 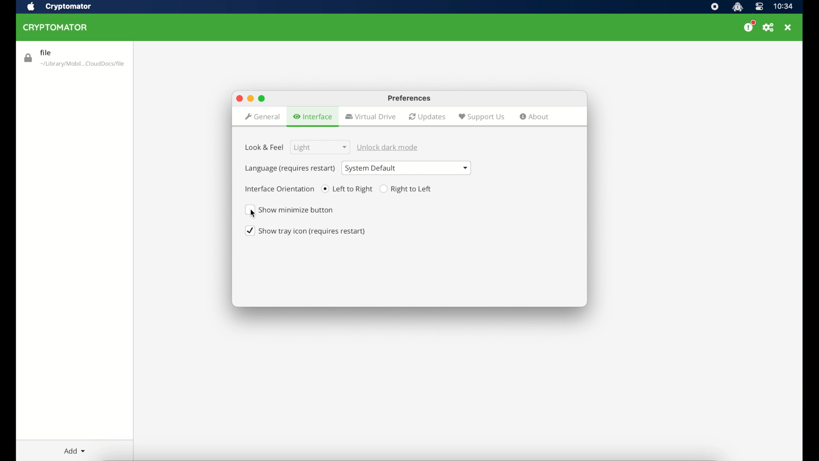 I want to click on radio button, so click(x=407, y=189).